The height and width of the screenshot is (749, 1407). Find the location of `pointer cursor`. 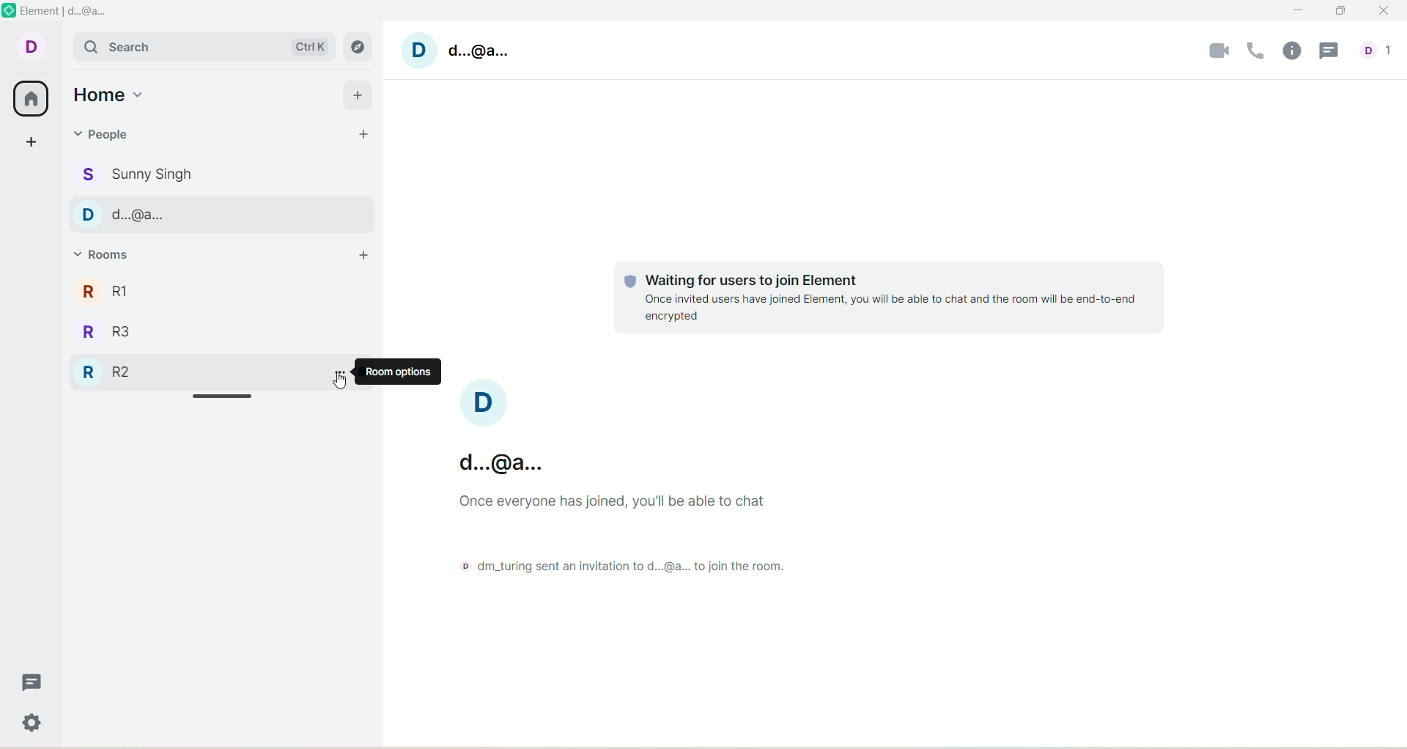

pointer cursor is located at coordinates (337, 381).